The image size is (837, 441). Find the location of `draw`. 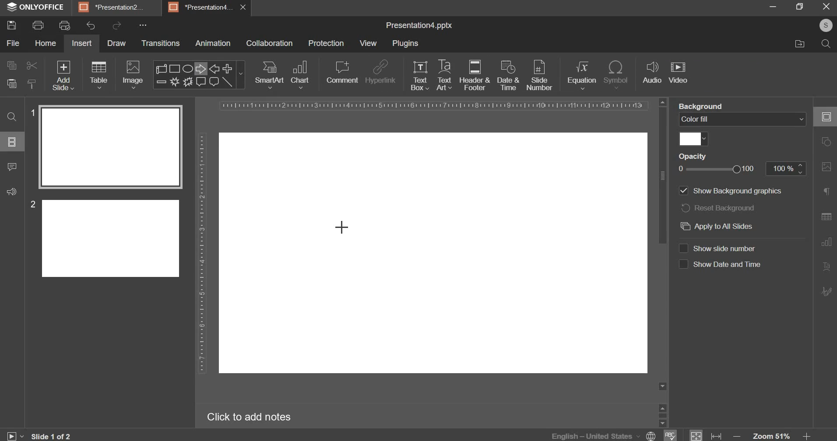

draw is located at coordinates (116, 43).